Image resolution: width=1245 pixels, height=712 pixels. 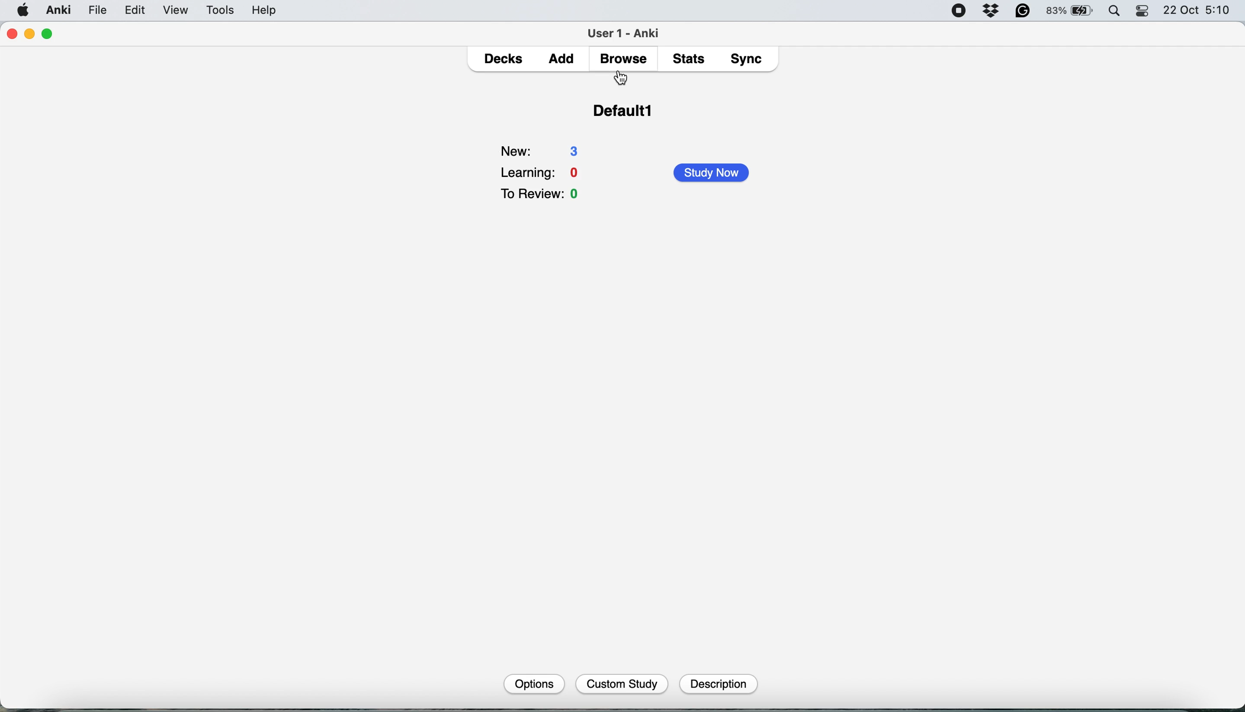 What do you see at coordinates (622, 59) in the screenshot?
I see `Browse` at bounding box center [622, 59].